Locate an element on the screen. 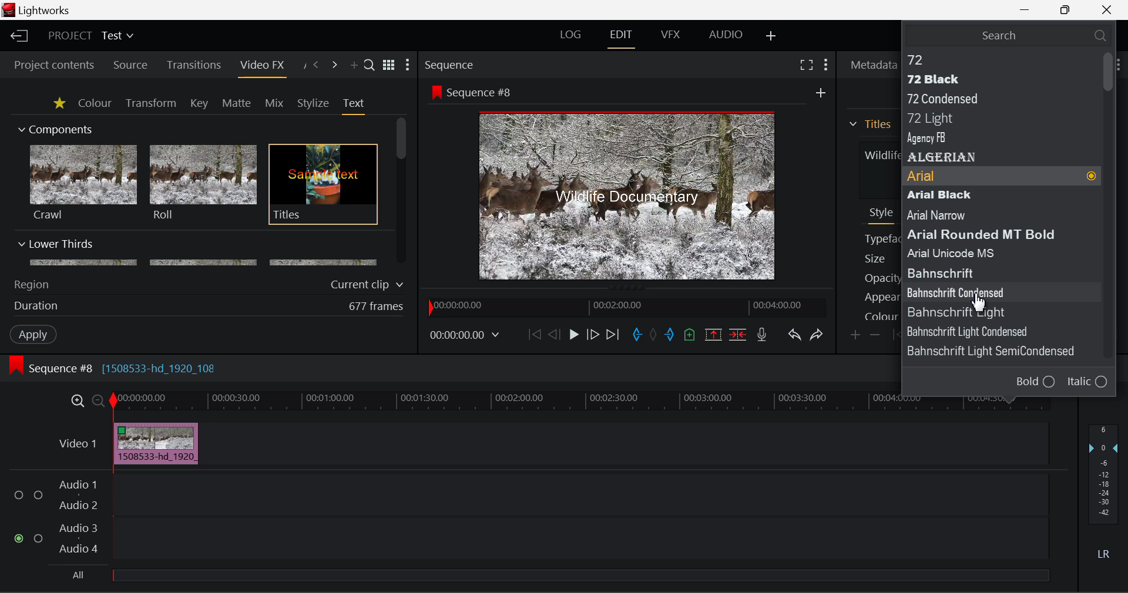 The width and height of the screenshot is (1128, 593). Toggle list and title view is located at coordinates (390, 65).